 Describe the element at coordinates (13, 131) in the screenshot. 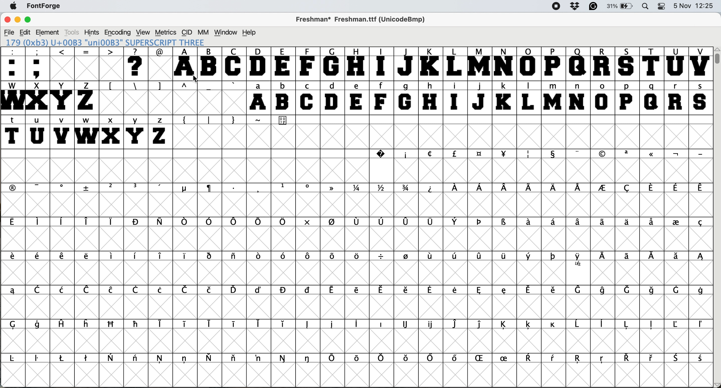

I see `t` at that location.